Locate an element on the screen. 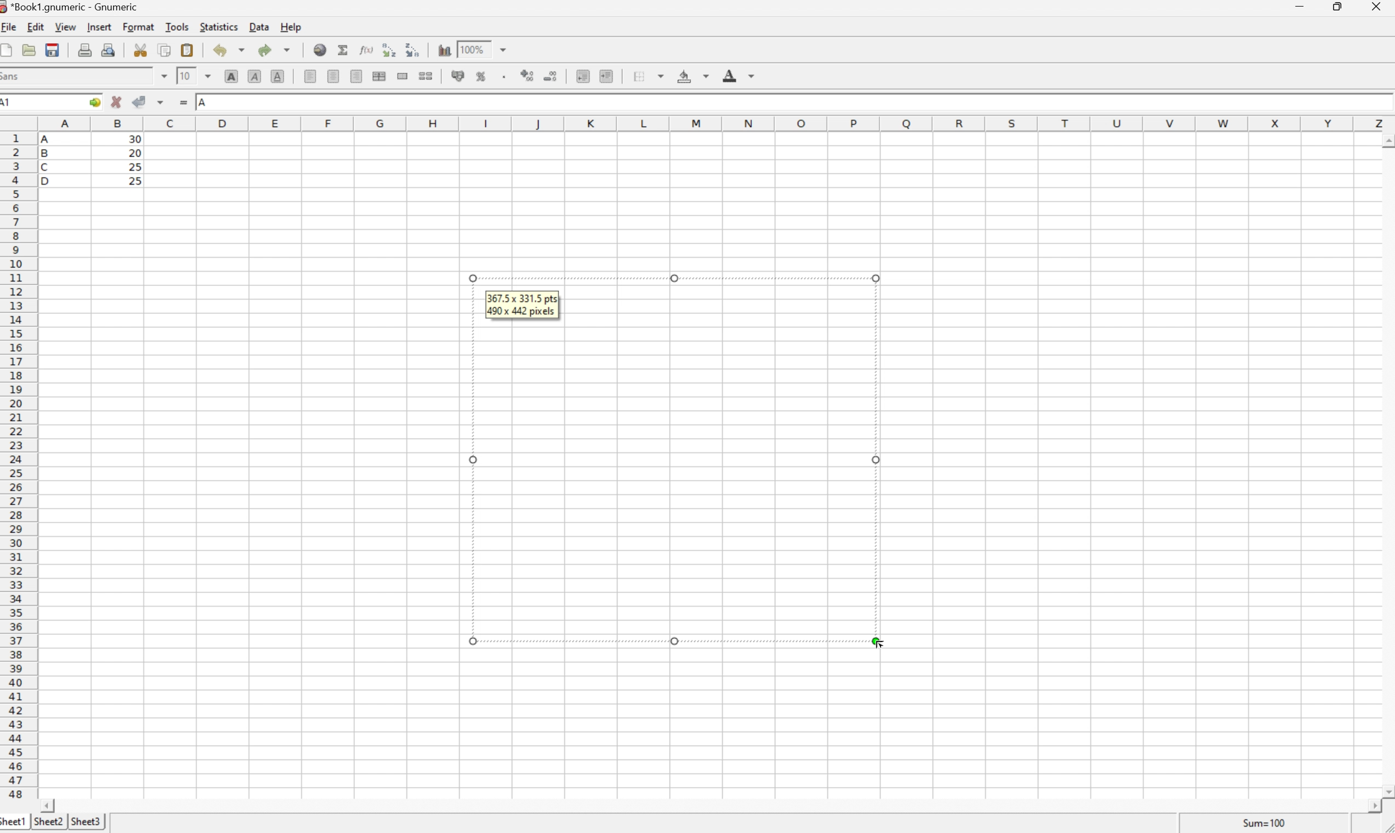 The width and height of the screenshot is (1395, 833). Paste the clipboard is located at coordinates (187, 50).